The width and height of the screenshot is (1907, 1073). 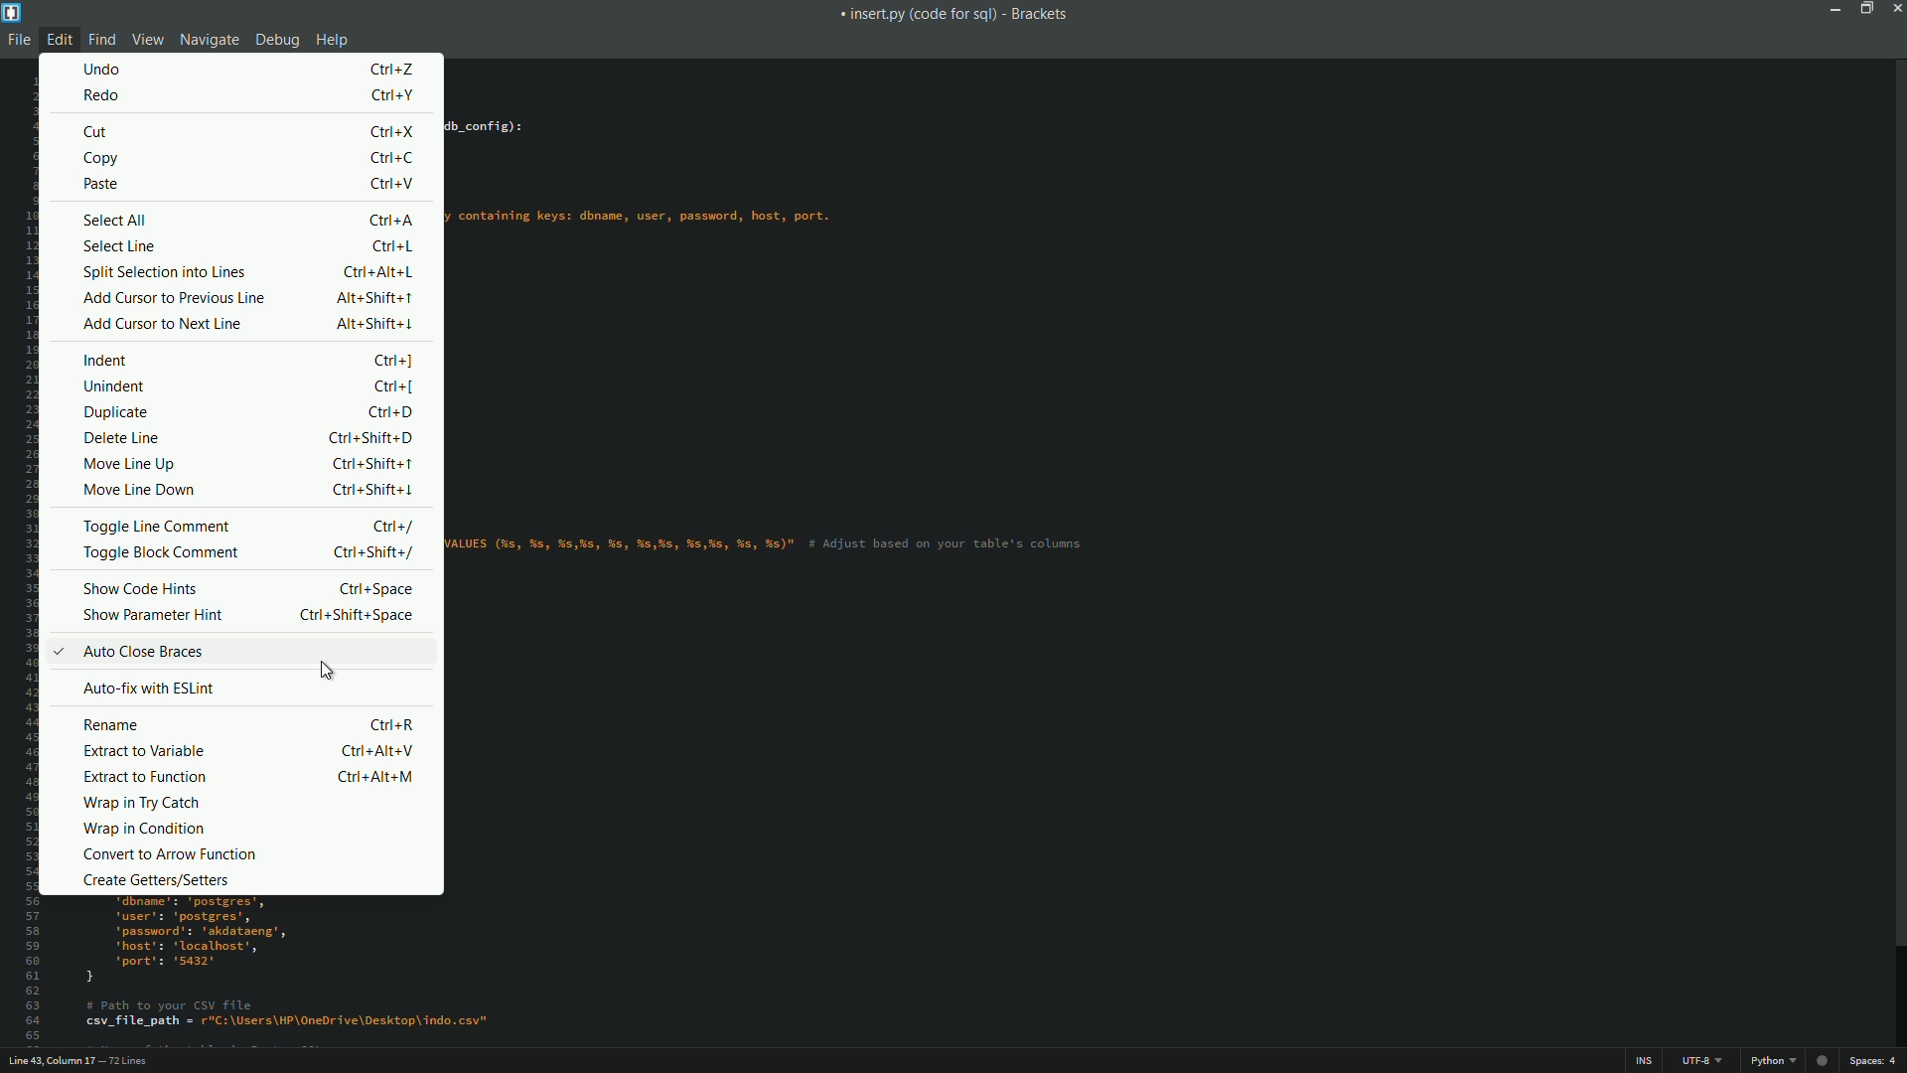 What do you see at coordinates (372, 551) in the screenshot?
I see `keyboard shortcut` at bounding box center [372, 551].